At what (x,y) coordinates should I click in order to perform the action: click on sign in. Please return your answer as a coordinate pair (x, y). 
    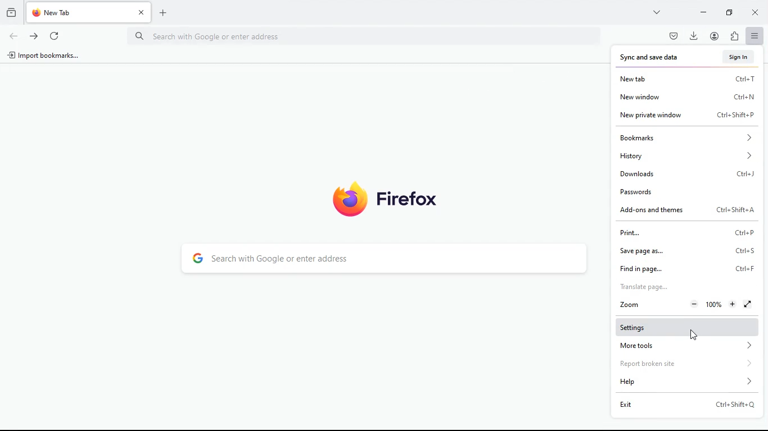
    Looking at the image, I should click on (740, 57).